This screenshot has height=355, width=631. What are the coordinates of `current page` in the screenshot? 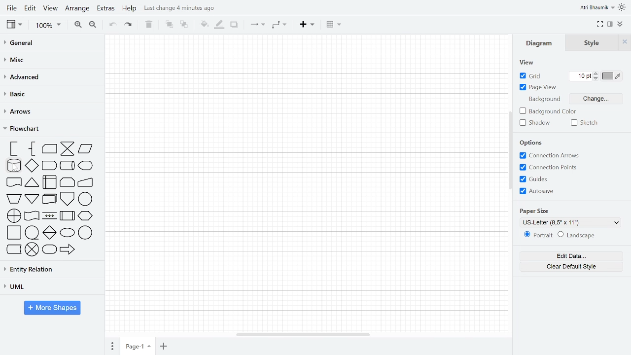 It's located at (139, 346).